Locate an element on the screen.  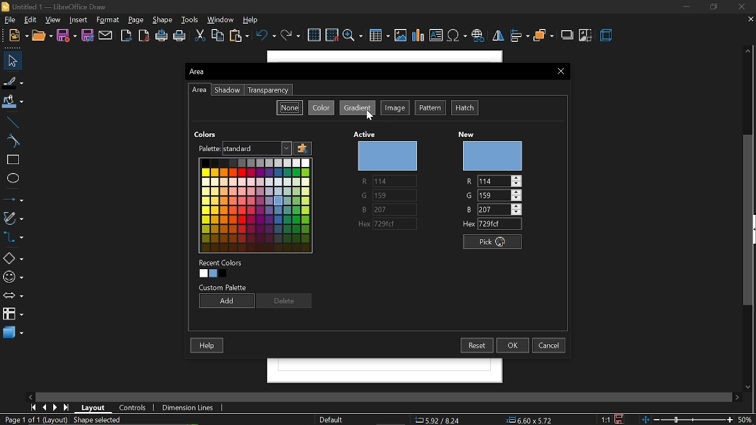
help is located at coordinates (254, 20).